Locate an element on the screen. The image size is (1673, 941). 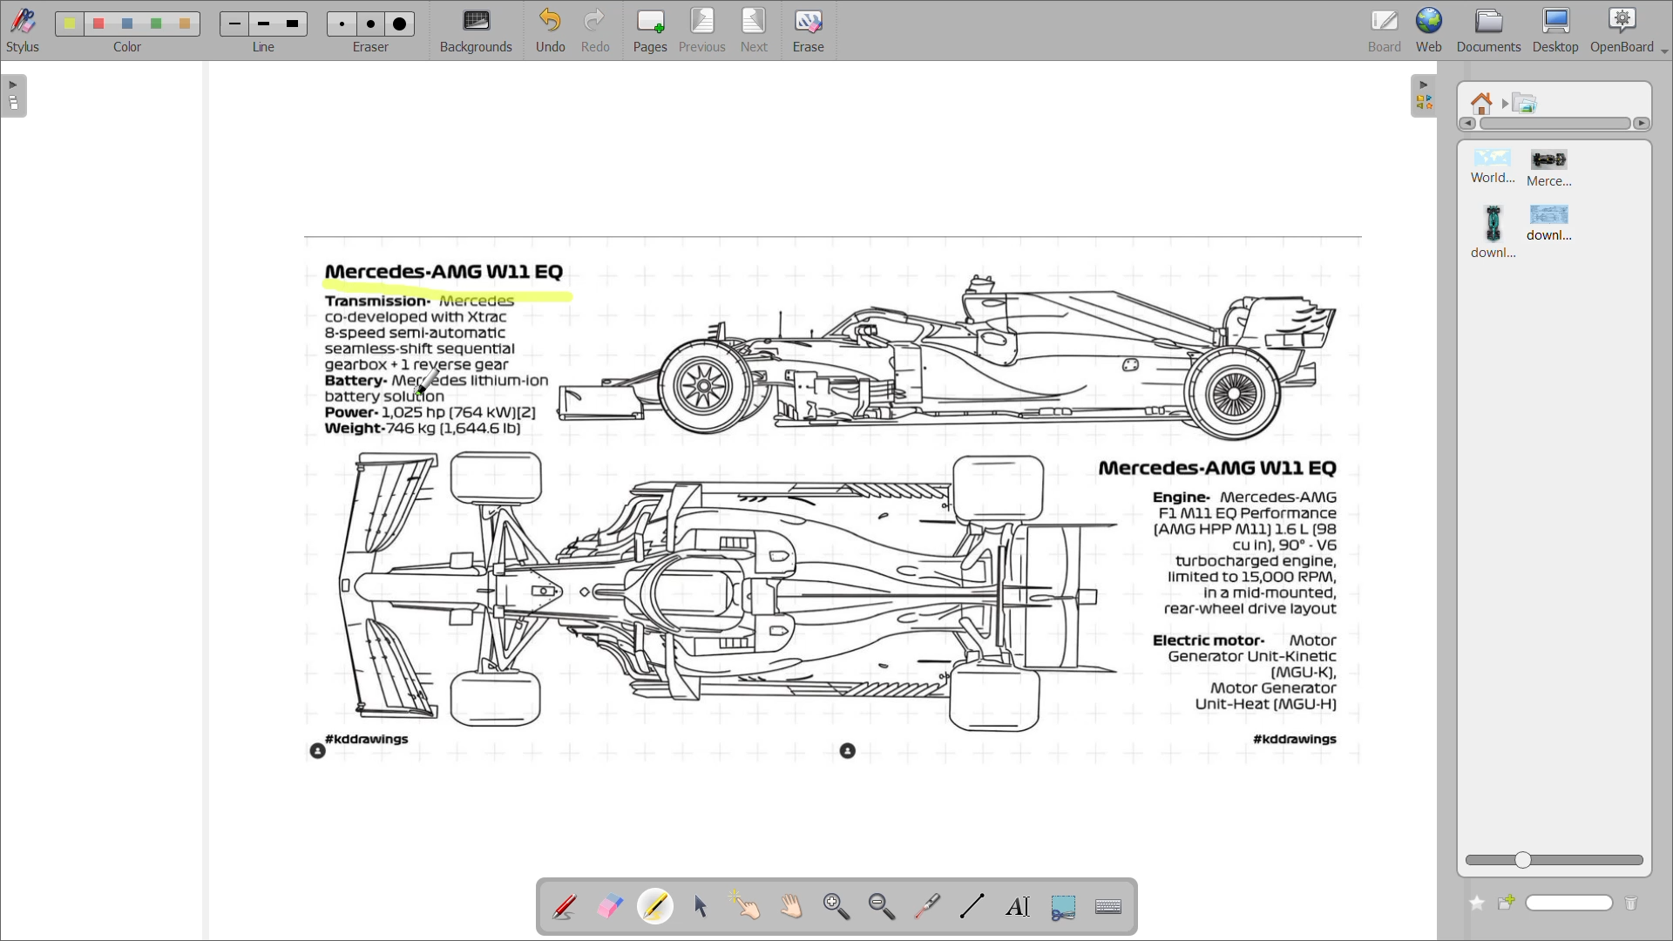
stylus is located at coordinates (23, 30).